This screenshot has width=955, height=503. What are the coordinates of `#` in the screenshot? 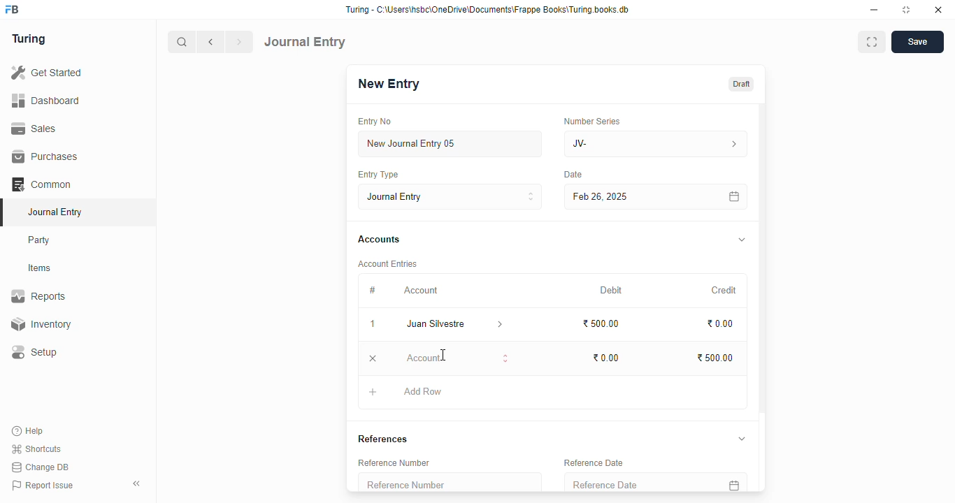 It's located at (373, 290).